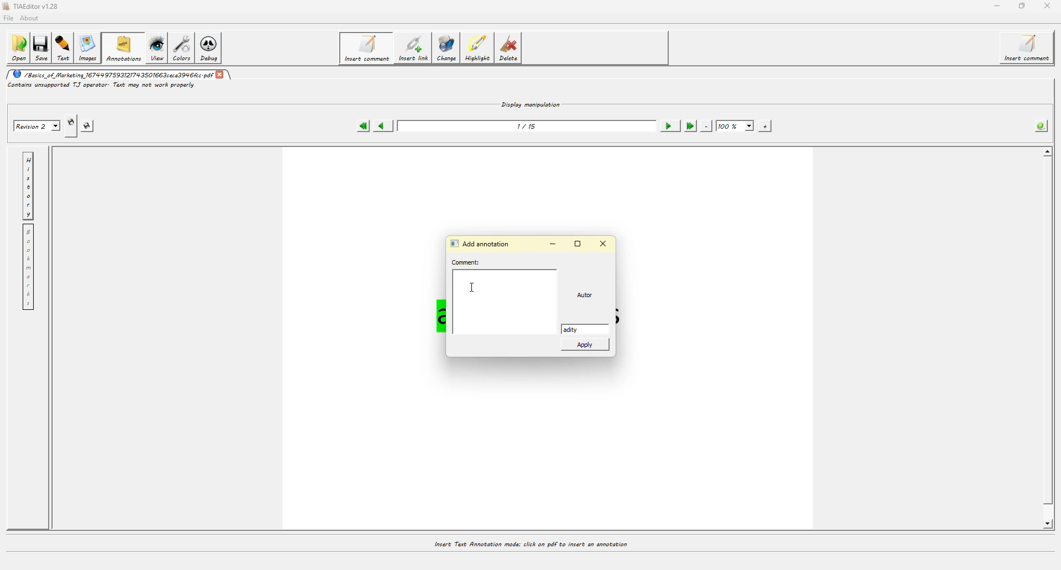 This screenshot has height=570, width=1061. What do you see at coordinates (765, 126) in the screenshot?
I see `zoom in` at bounding box center [765, 126].